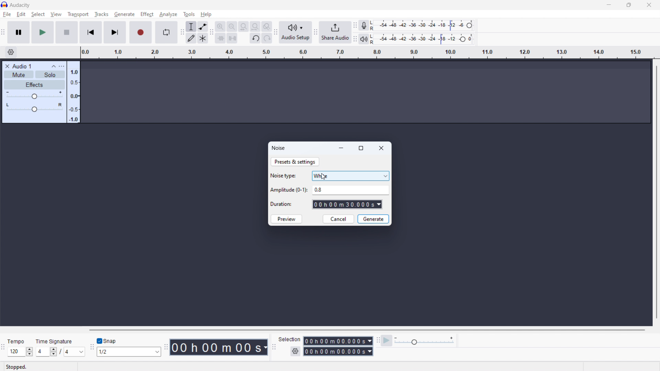 The width and height of the screenshot is (660, 371). Describe the element at coordinates (189, 14) in the screenshot. I see `tools` at that location.